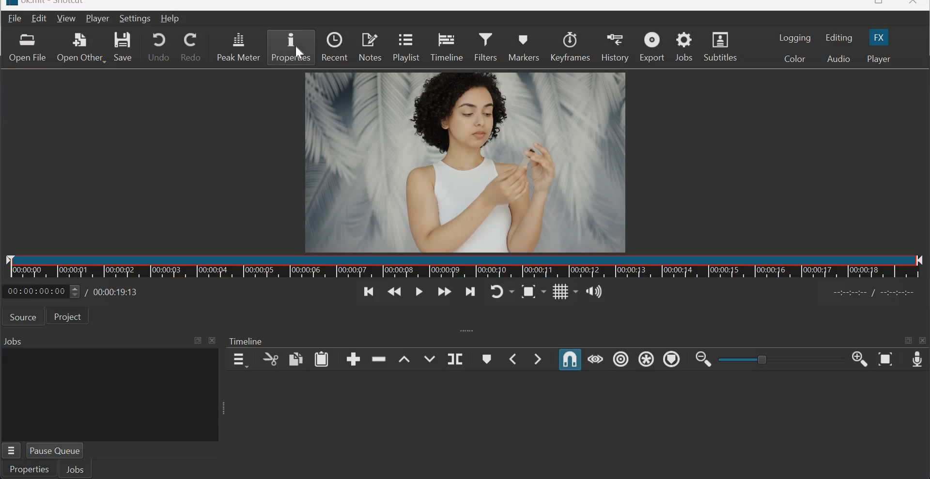 The image size is (930, 479). What do you see at coordinates (763, 359) in the screenshot?
I see `toggle` at bounding box center [763, 359].